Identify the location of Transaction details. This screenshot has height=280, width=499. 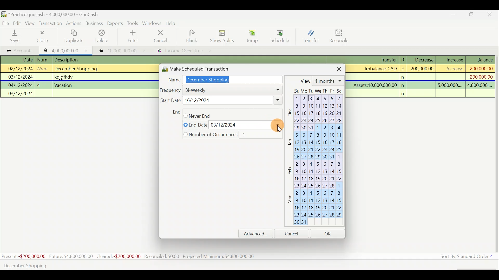
(423, 77).